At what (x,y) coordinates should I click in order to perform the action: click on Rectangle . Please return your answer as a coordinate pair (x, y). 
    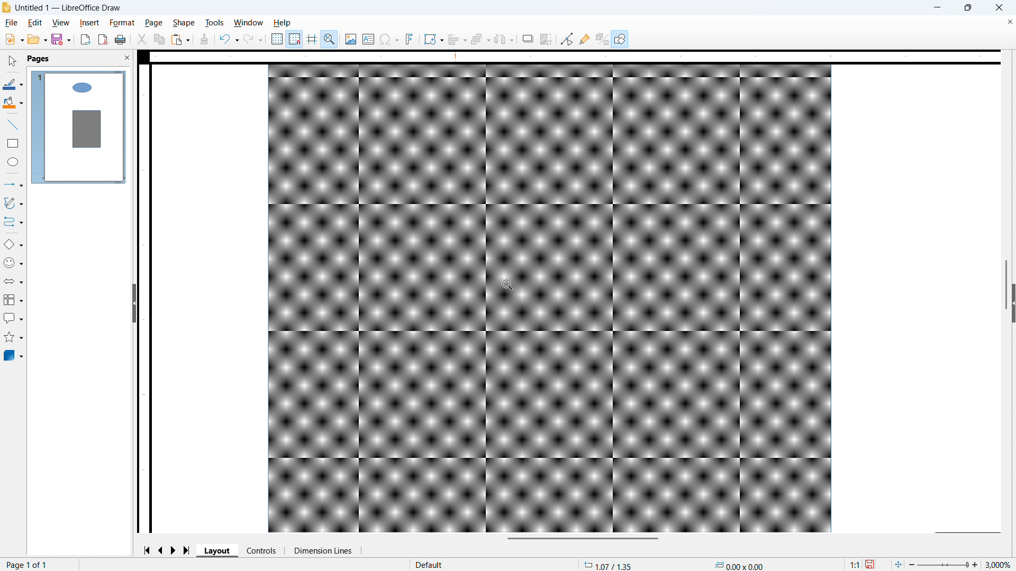
    Looking at the image, I should click on (13, 143).